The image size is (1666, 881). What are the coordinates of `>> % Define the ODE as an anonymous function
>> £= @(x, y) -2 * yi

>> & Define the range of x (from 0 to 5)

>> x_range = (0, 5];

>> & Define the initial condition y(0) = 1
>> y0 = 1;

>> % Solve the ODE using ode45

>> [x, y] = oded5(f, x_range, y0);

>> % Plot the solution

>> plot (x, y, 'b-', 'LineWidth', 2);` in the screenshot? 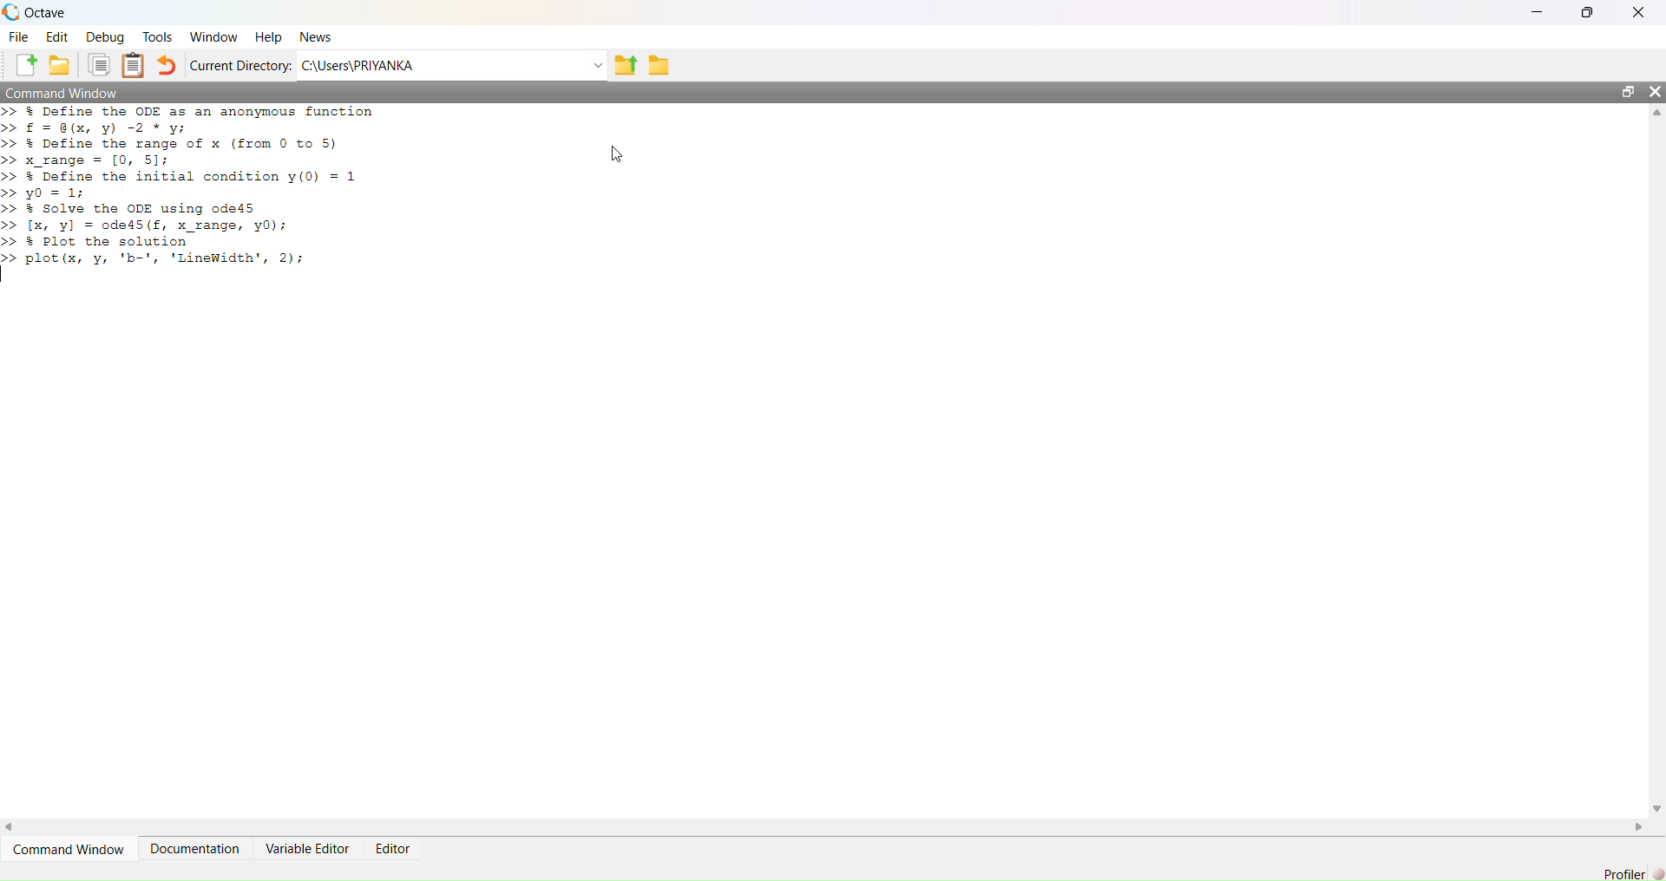 It's located at (193, 186).